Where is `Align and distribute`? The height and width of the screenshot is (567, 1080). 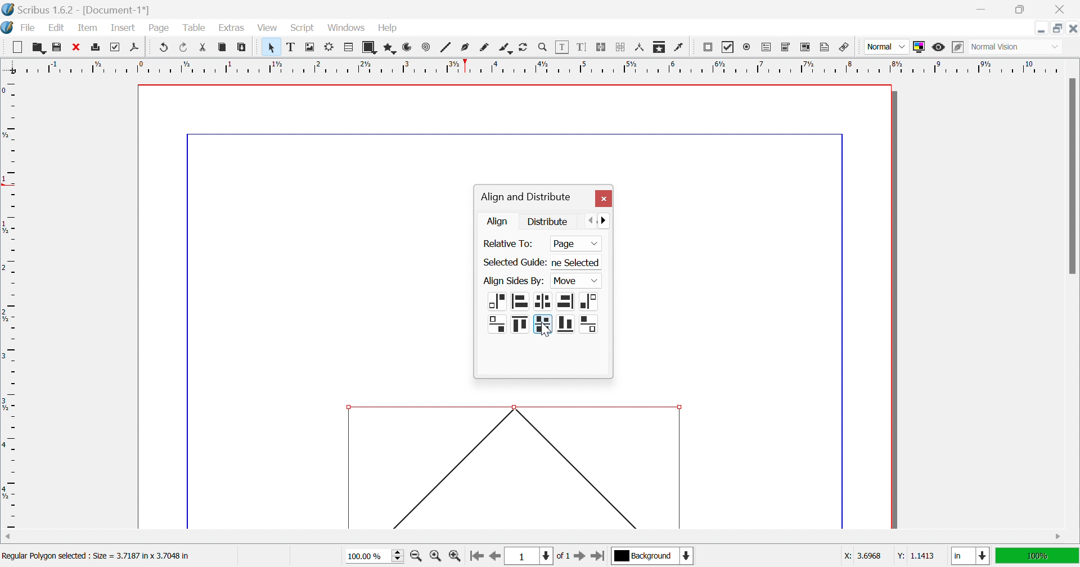
Align and distribute is located at coordinates (525, 197).